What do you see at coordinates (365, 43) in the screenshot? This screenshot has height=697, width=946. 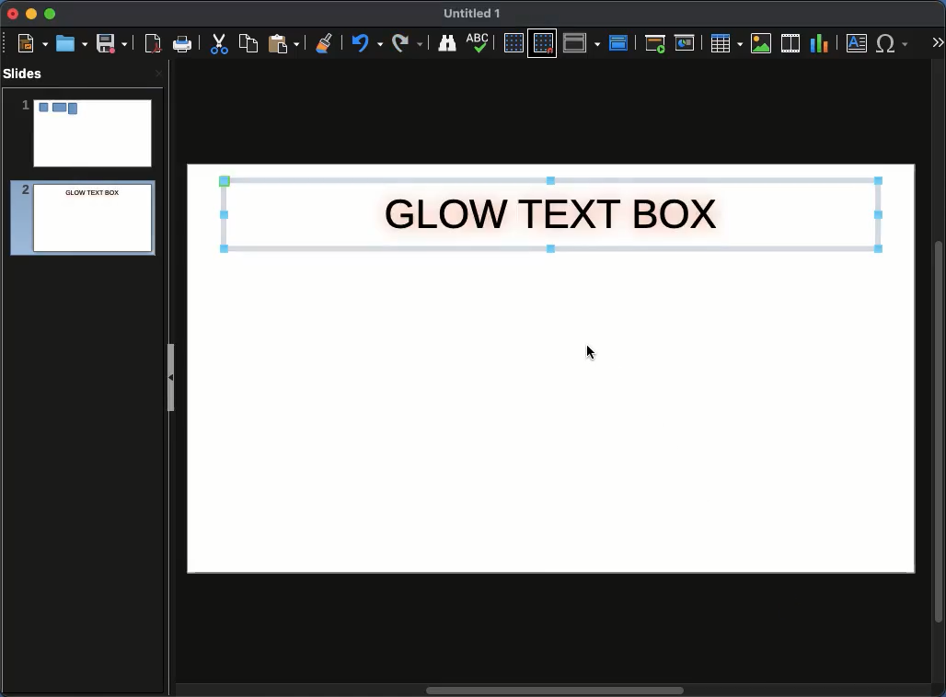 I see `Undo` at bounding box center [365, 43].